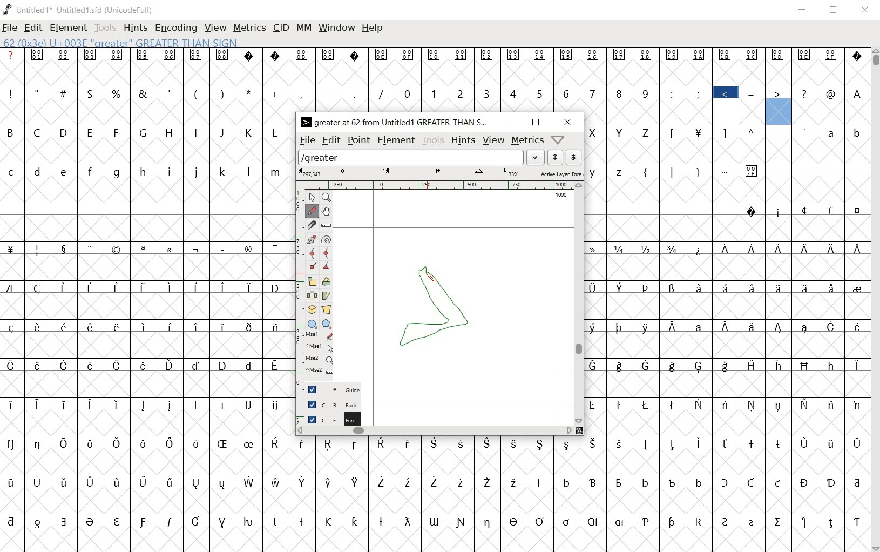 This screenshot has width=880, height=552. What do you see at coordinates (397, 141) in the screenshot?
I see `element` at bounding box center [397, 141].